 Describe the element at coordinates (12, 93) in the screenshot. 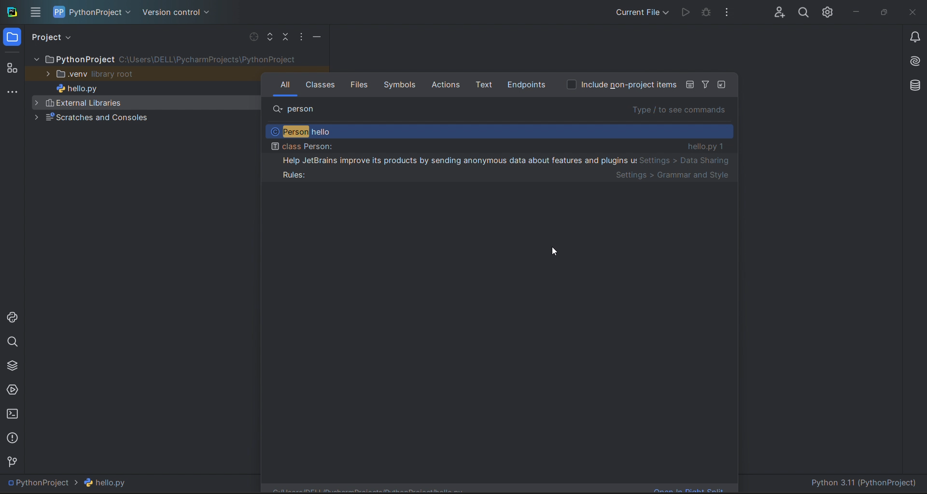

I see `more tools window` at that location.